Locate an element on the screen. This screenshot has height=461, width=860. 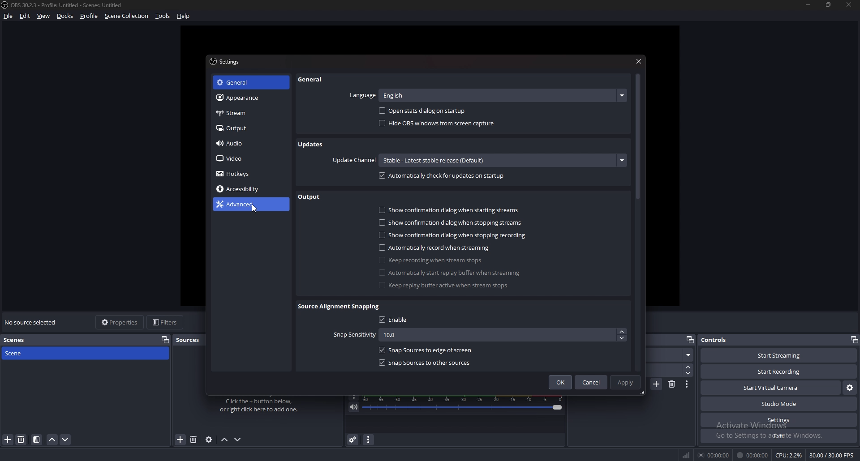
settings is located at coordinates (228, 62).